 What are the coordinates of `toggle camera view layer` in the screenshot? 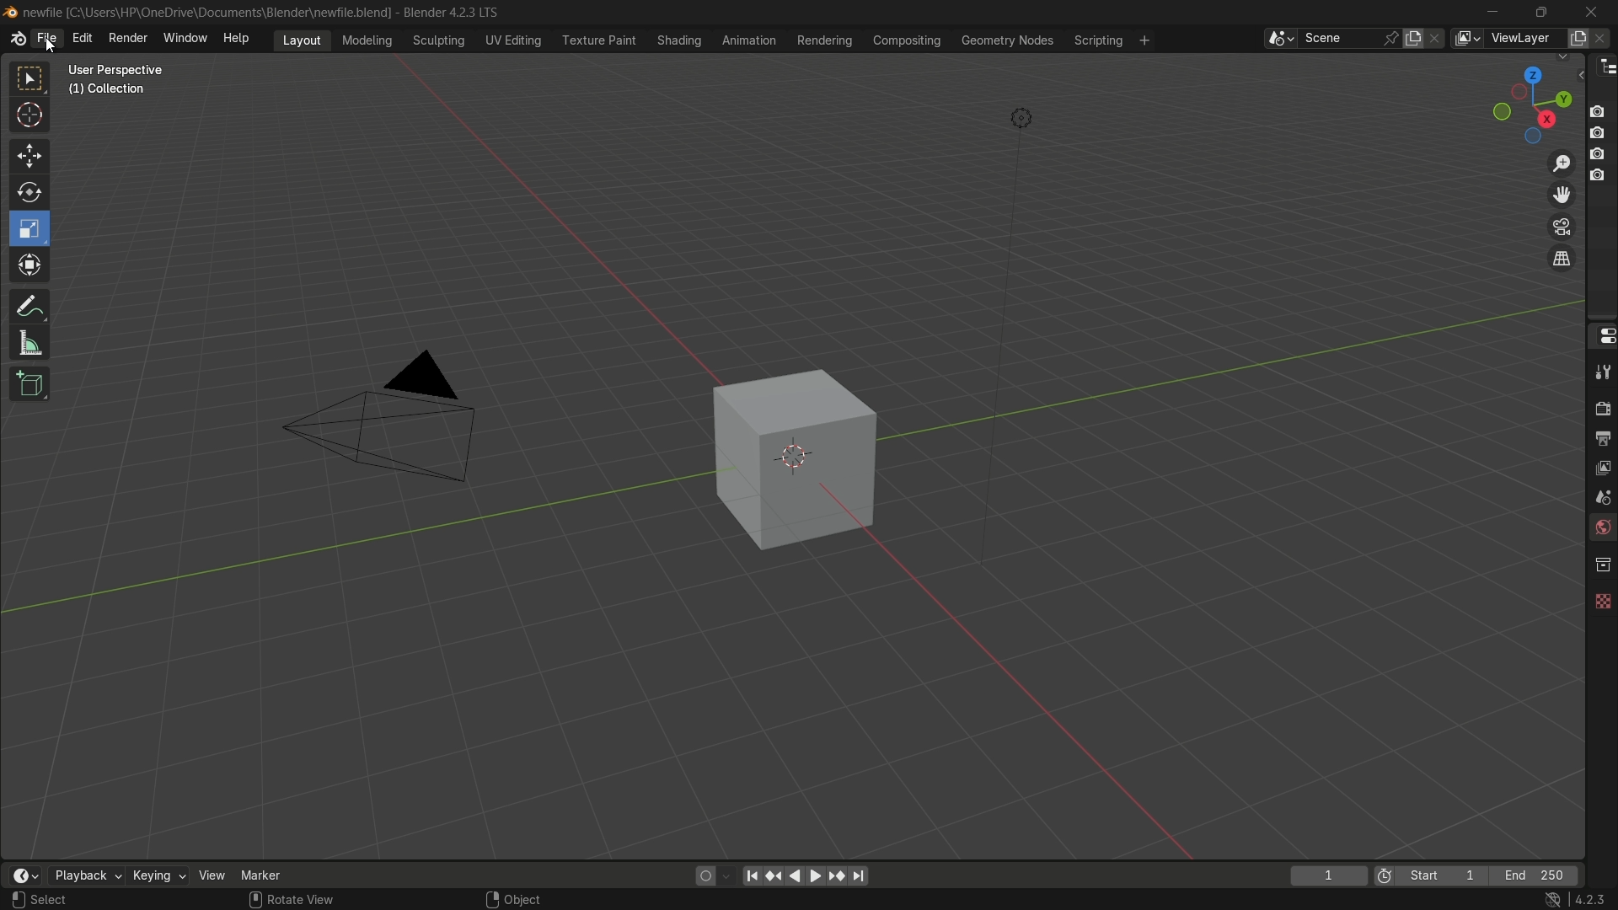 It's located at (1562, 225).